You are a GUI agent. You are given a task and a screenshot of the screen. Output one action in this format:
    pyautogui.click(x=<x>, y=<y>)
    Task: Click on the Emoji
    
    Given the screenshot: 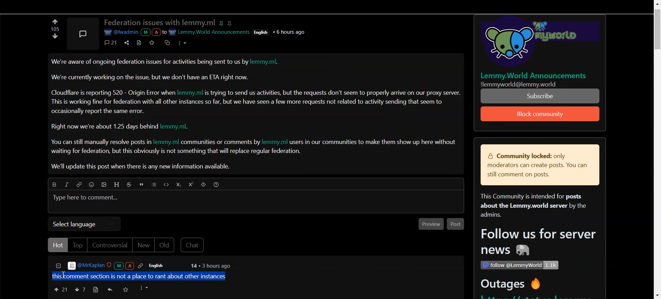 What is the action you would take?
    pyautogui.click(x=93, y=185)
    